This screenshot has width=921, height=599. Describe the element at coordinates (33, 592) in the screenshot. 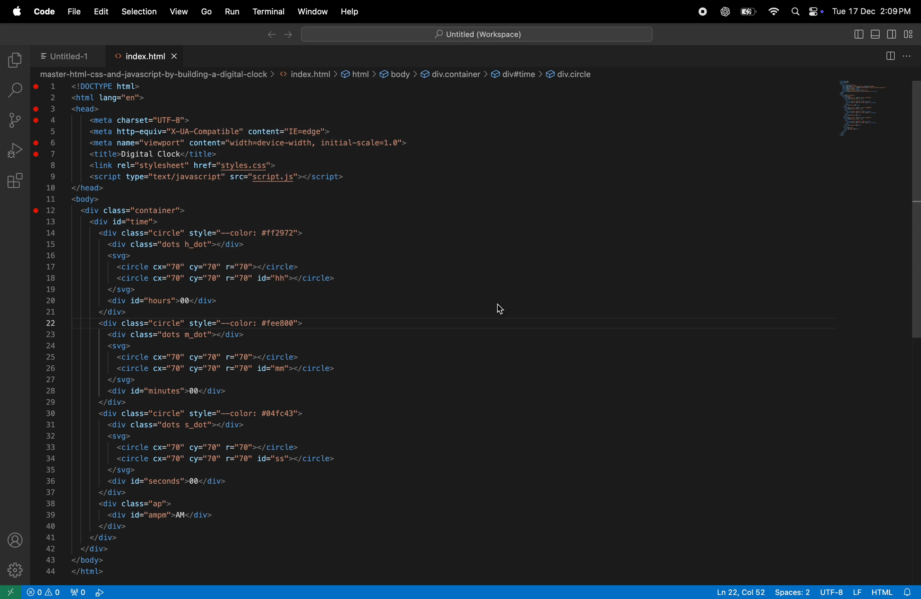

I see `No problems` at that location.